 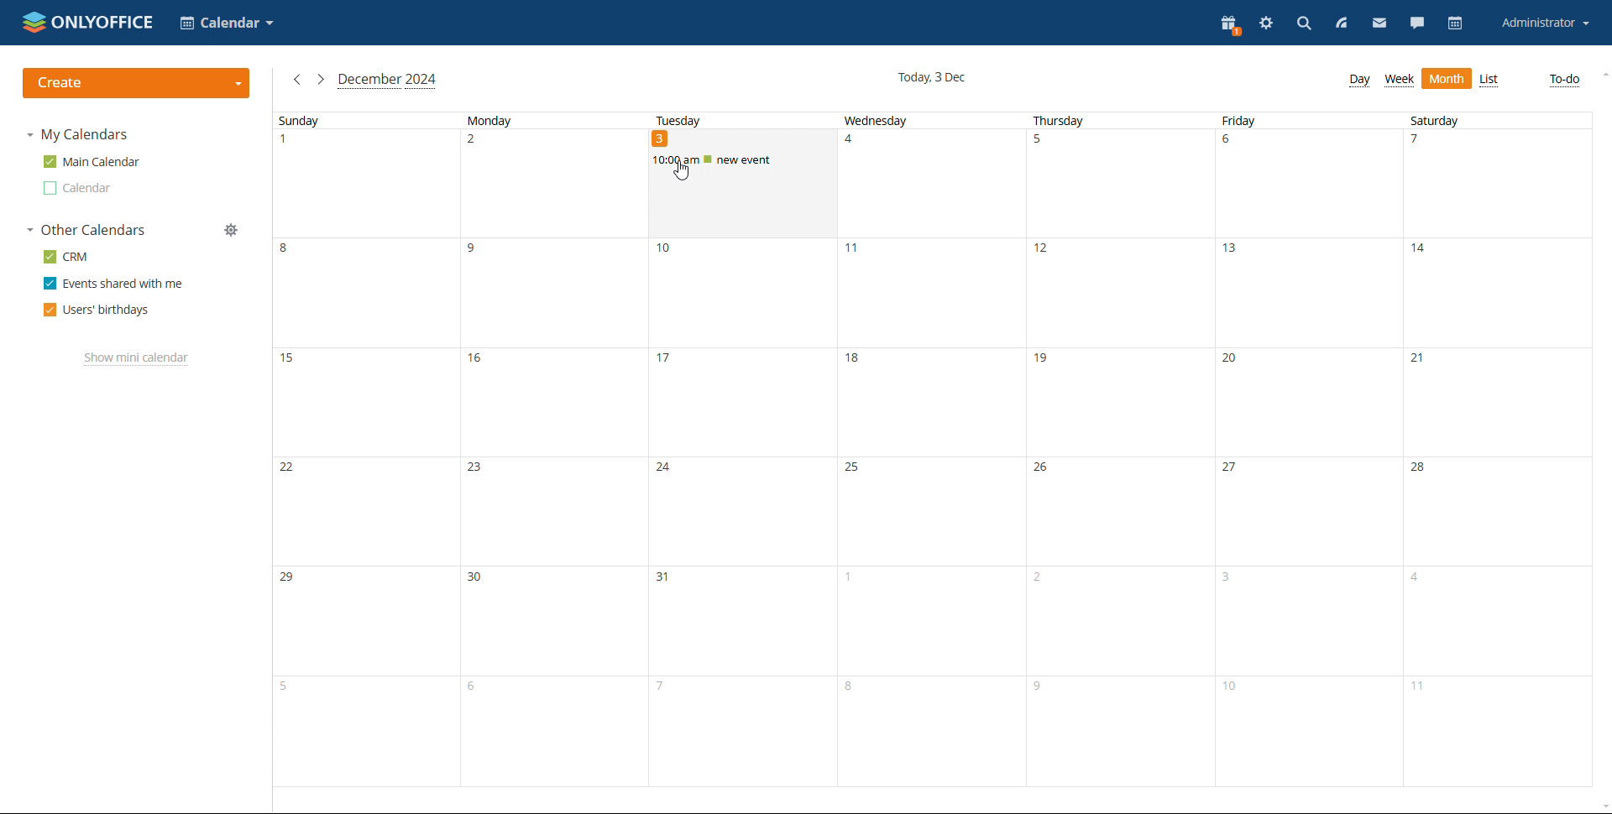 I want to click on my calendars, so click(x=80, y=134).